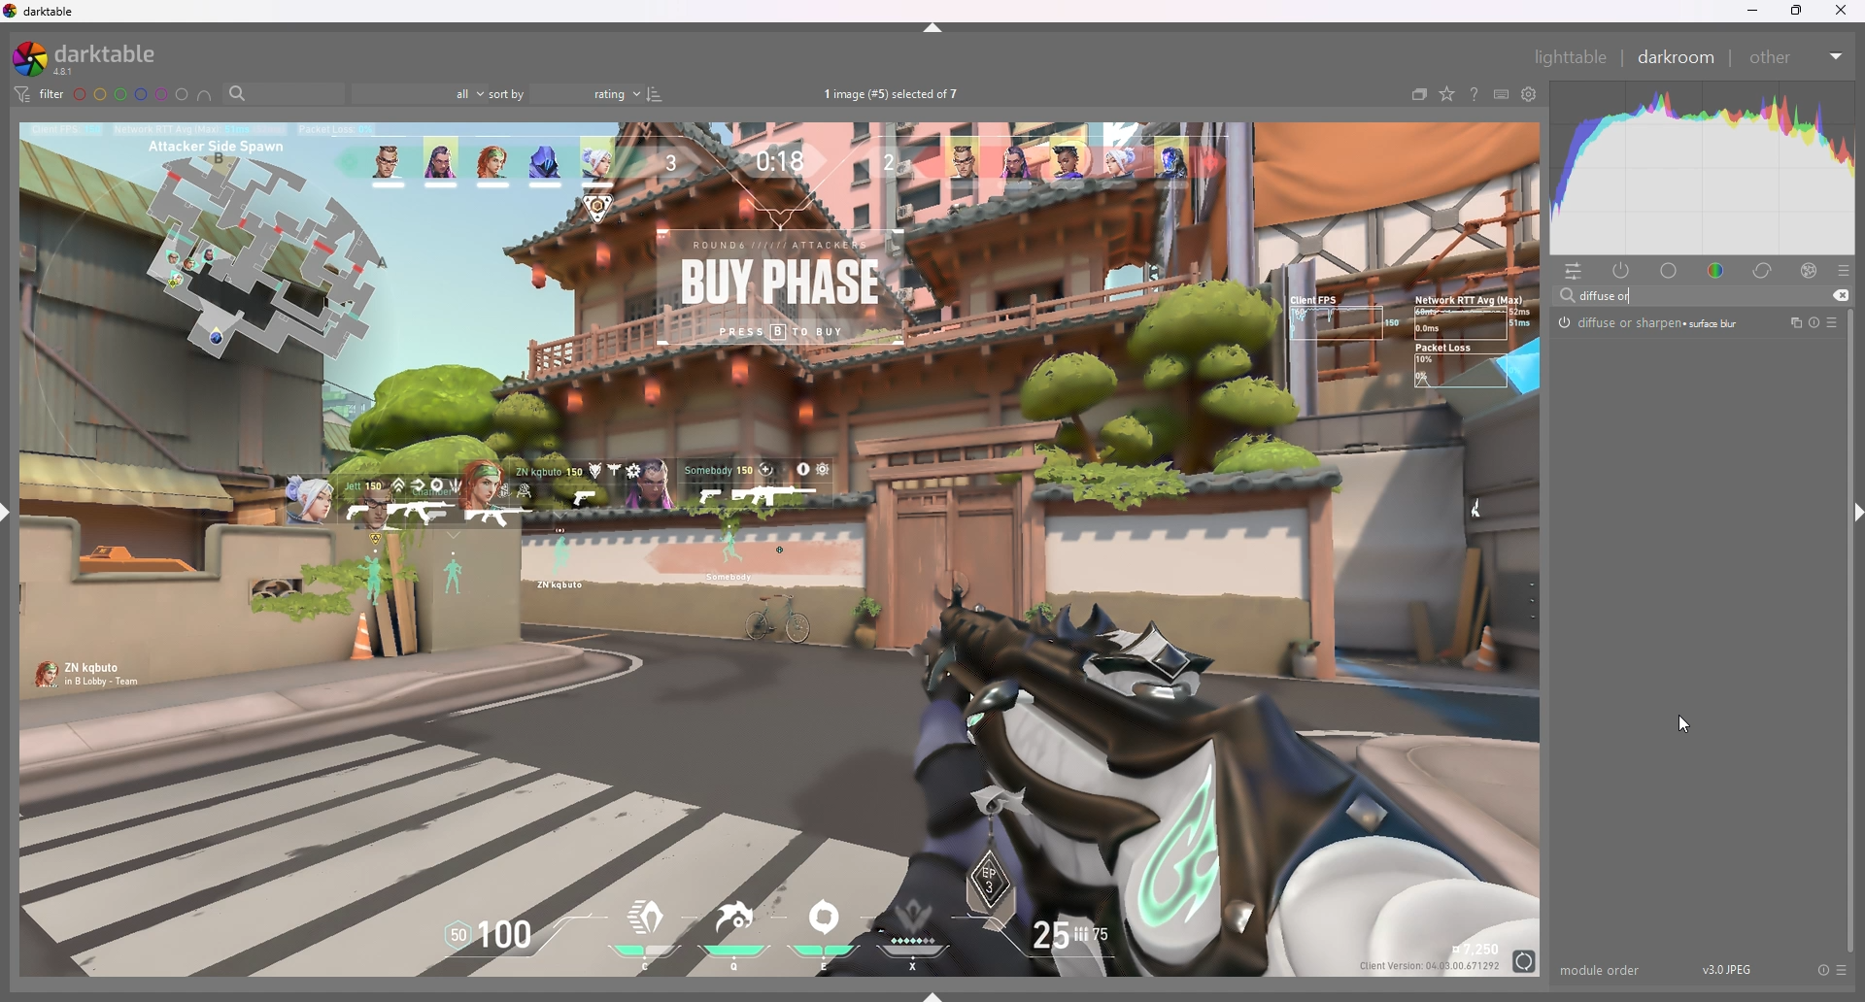  What do you see at coordinates (566, 94) in the screenshot?
I see `sort by` at bounding box center [566, 94].